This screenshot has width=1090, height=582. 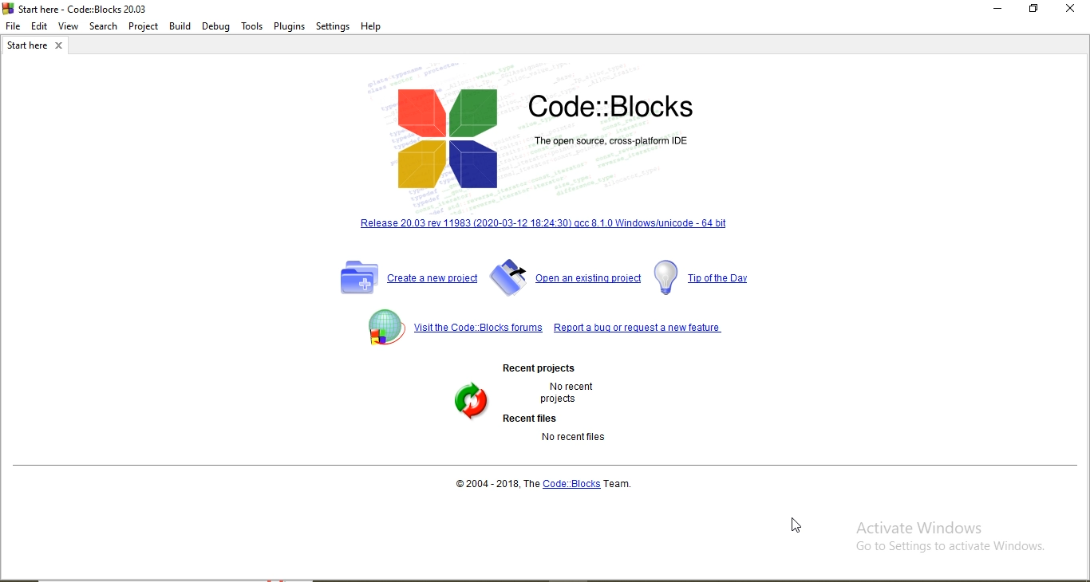 I want to click on Code:: Blocks image, so click(x=543, y=140).